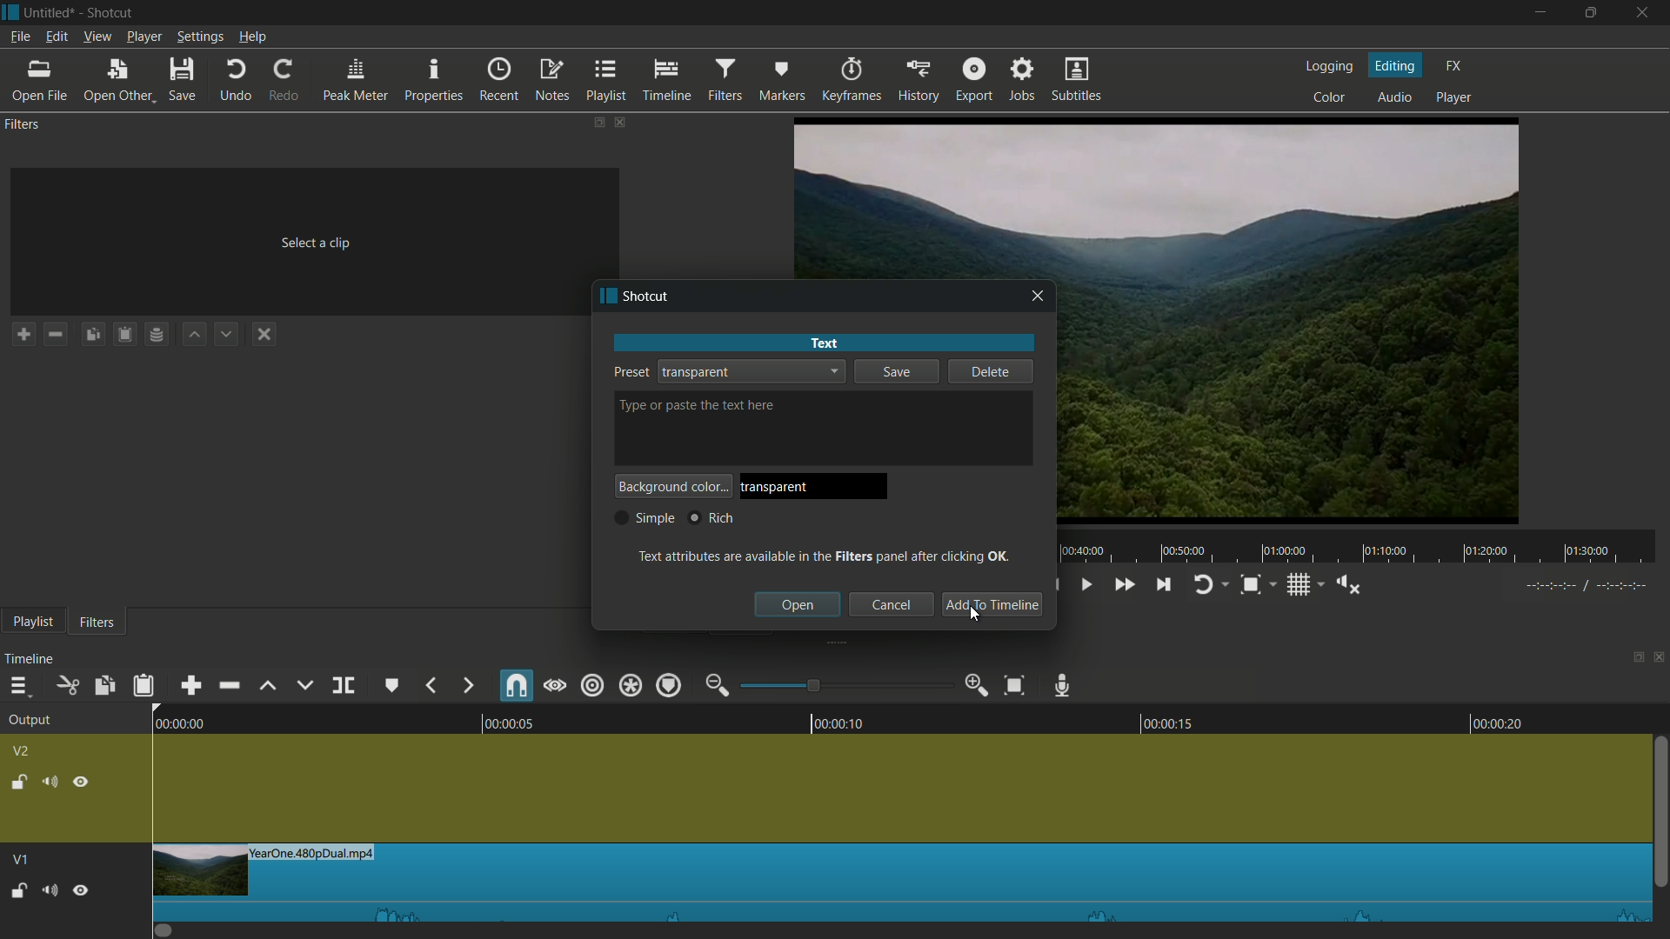 This screenshot has width=1670, height=939. I want to click on redo, so click(285, 80).